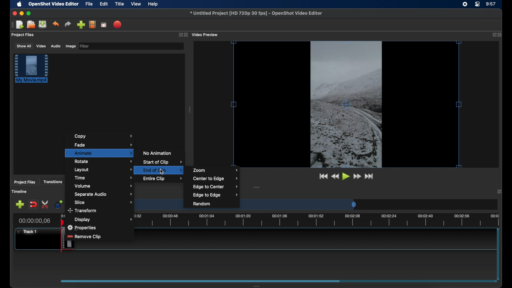 This screenshot has height=288, width=512. Describe the element at coordinates (34, 71) in the screenshot. I see `clip highlighted` at that location.